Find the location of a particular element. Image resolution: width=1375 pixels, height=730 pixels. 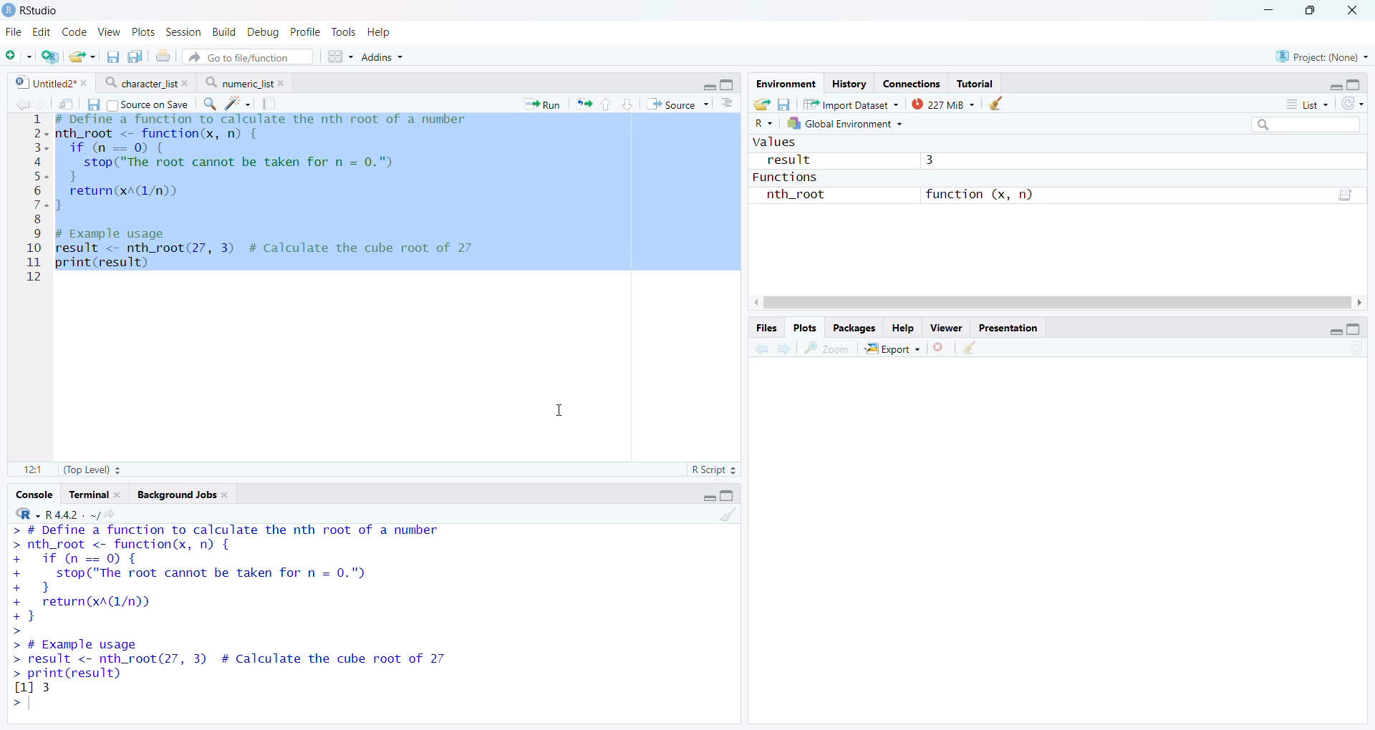

Edit is located at coordinates (43, 31).